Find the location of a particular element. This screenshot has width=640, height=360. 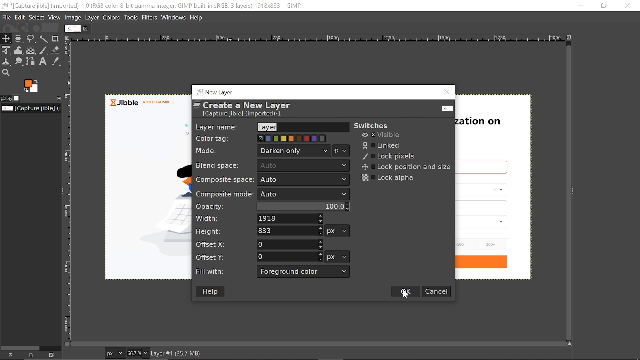

Colors is located at coordinates (112, 17).